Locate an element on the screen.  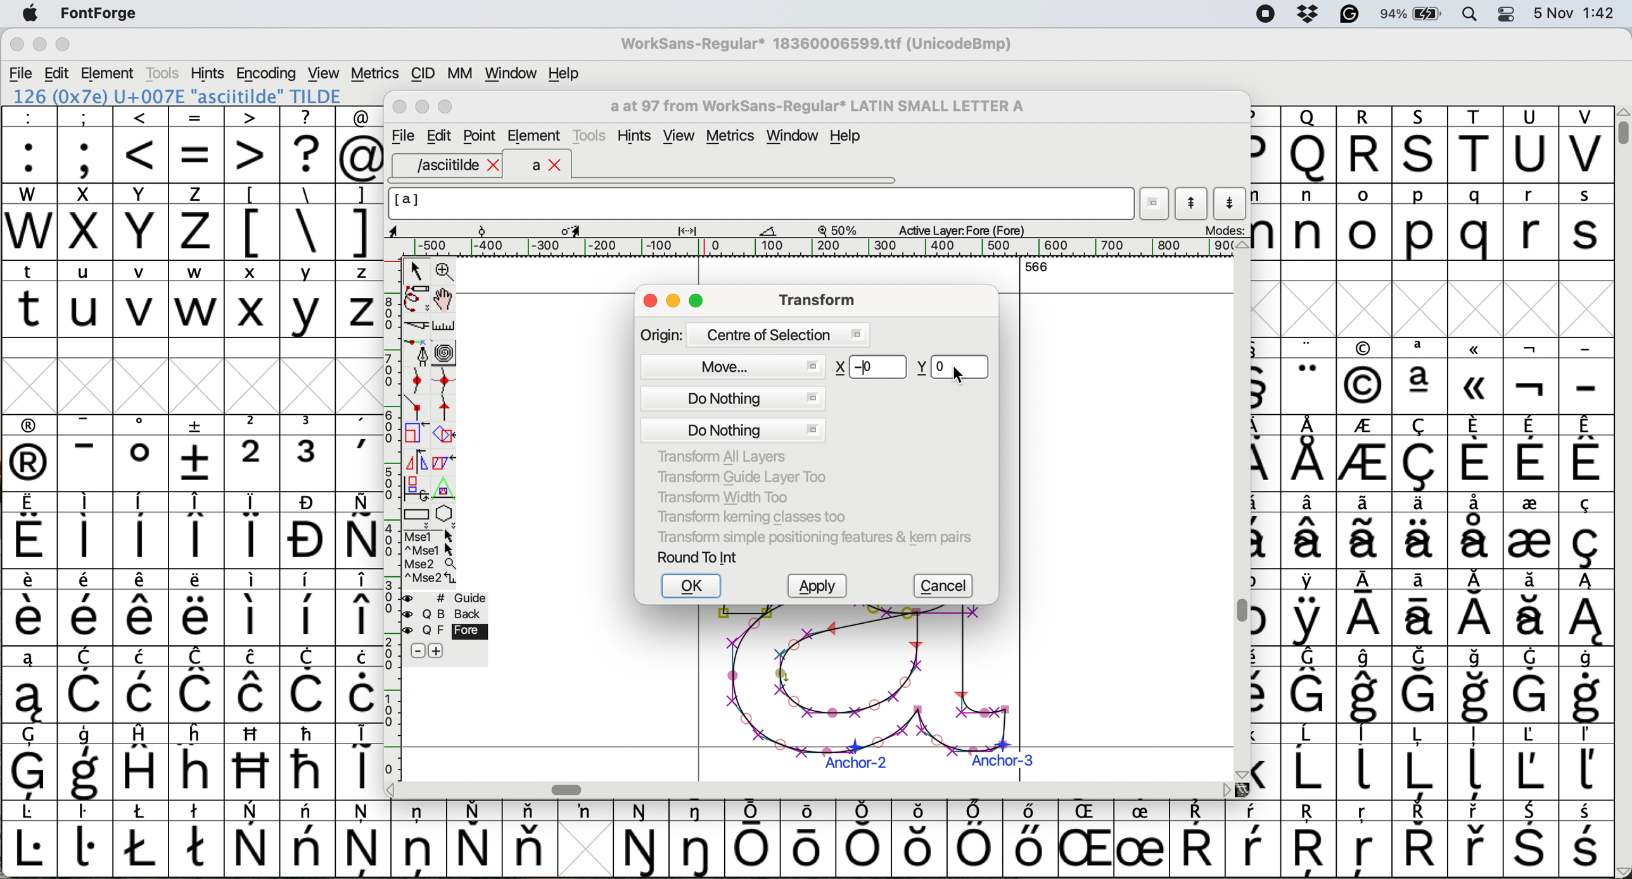
Horizontal scroll bar is located at coordinates (571, 789).